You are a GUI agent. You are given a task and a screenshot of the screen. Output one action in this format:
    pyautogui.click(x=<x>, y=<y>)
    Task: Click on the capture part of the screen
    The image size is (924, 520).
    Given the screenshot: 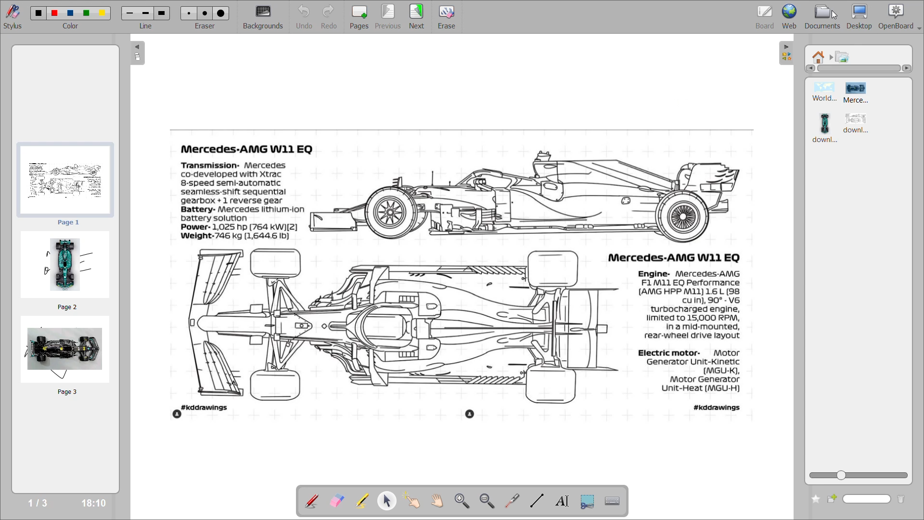 What is the action you would take?
    pyautogui.click(x=590, y=501)
    